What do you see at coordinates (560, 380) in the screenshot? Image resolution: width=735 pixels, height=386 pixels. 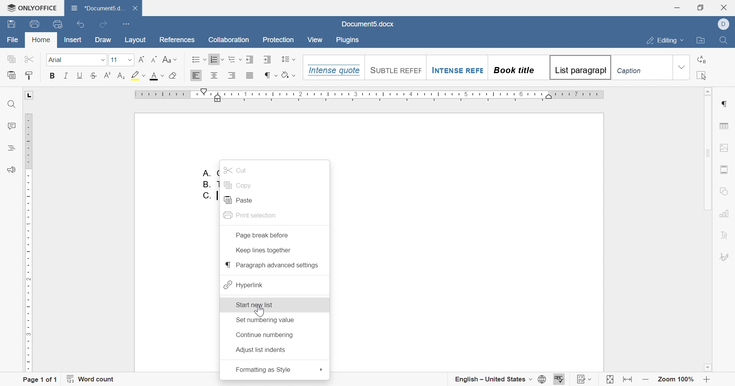 I see `spell checking` at bounding box center [560, 380].